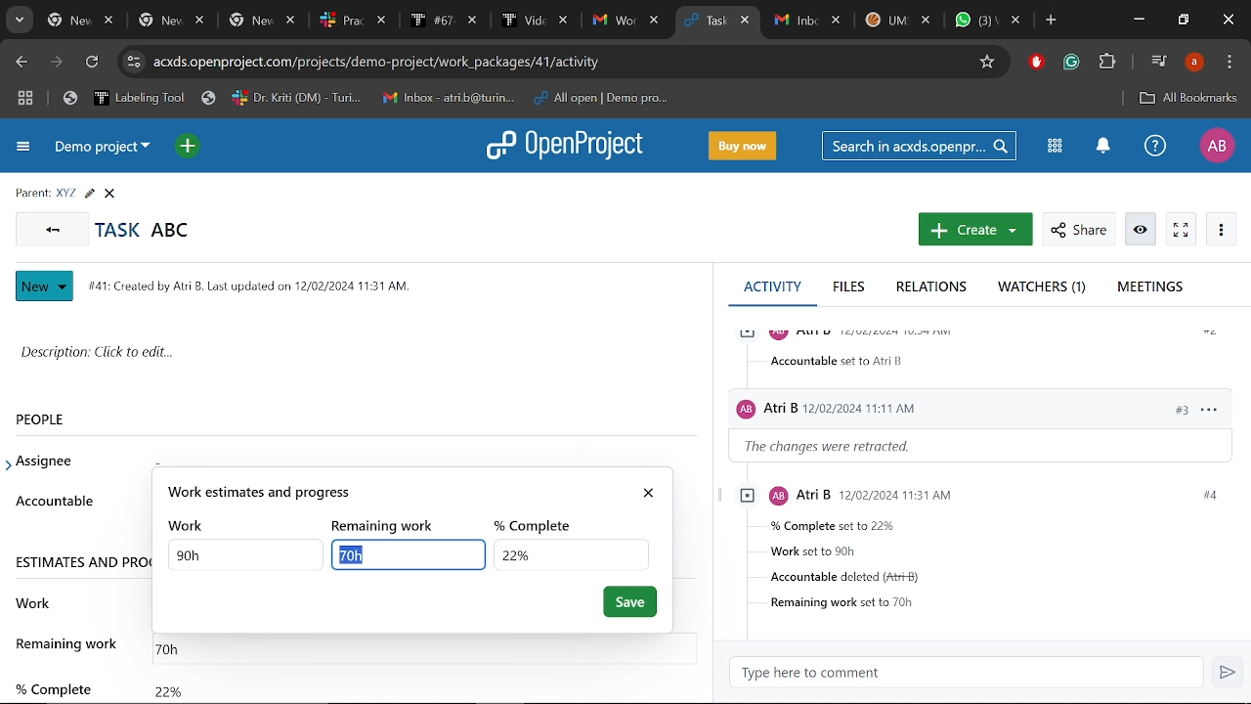 The image size is (1251, 704). What do you see at coordinates (922, 146) in the screenshot?
I see `Search ` at bounding box center [922, 146].